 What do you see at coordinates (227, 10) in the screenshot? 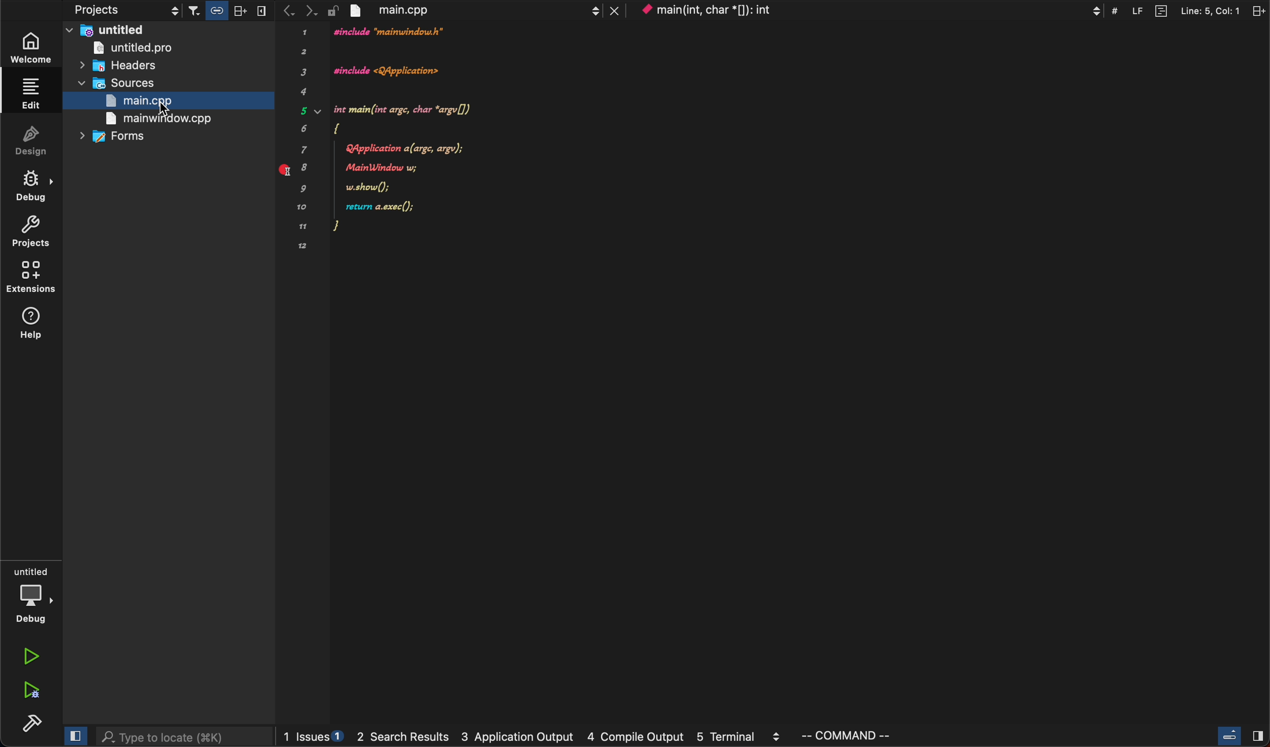
I see `filter` at bounding box center [227, 10].